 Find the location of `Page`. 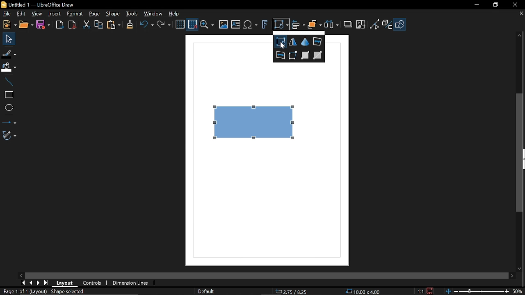

Page is located at coordinates (94, 14).